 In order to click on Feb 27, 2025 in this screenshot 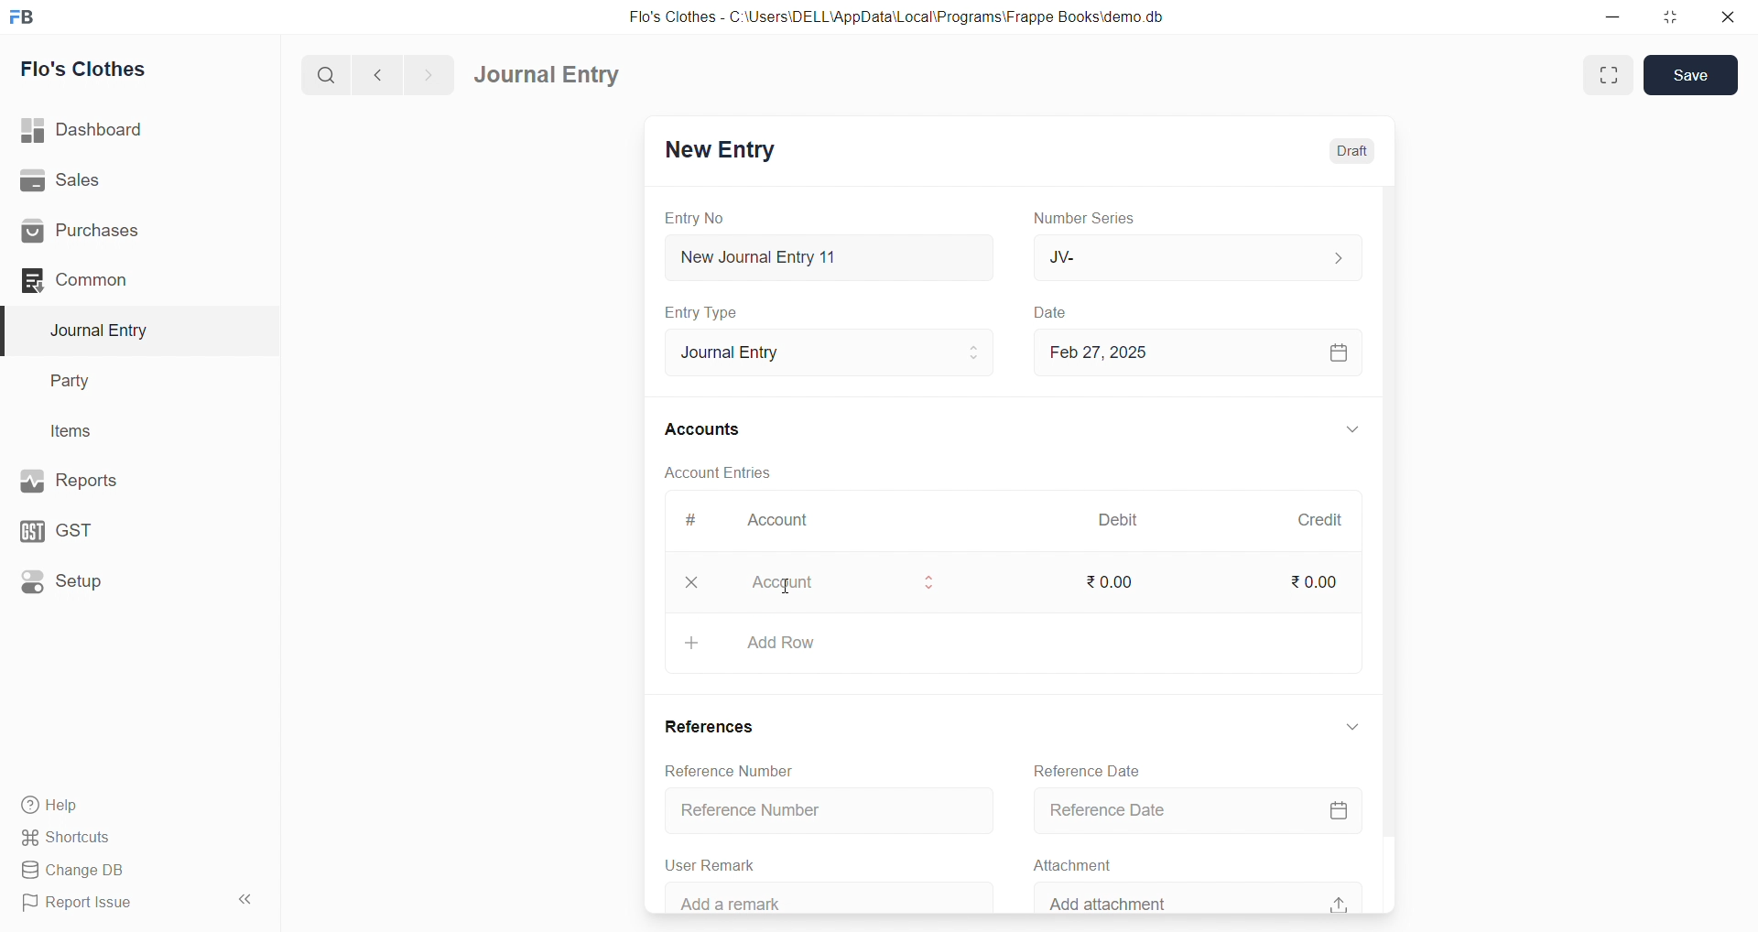, I will do `click(1196, 352)`.